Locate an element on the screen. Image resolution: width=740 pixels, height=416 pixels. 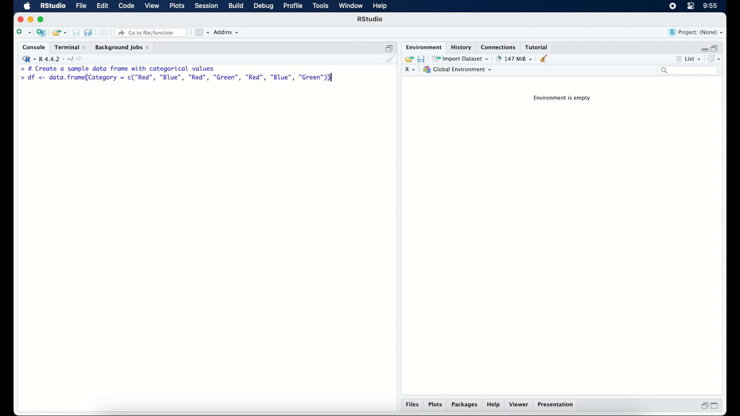
save is located at coordinates (421, 59).